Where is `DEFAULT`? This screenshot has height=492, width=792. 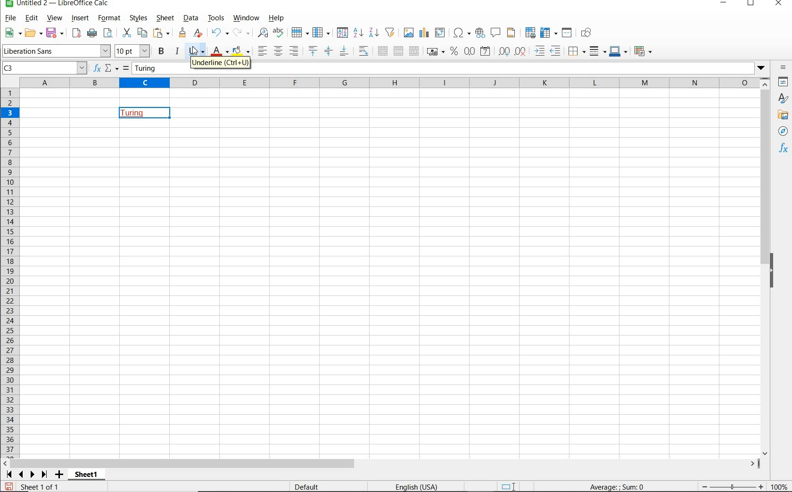
DEFAULT is located at coordinates (309, 486).